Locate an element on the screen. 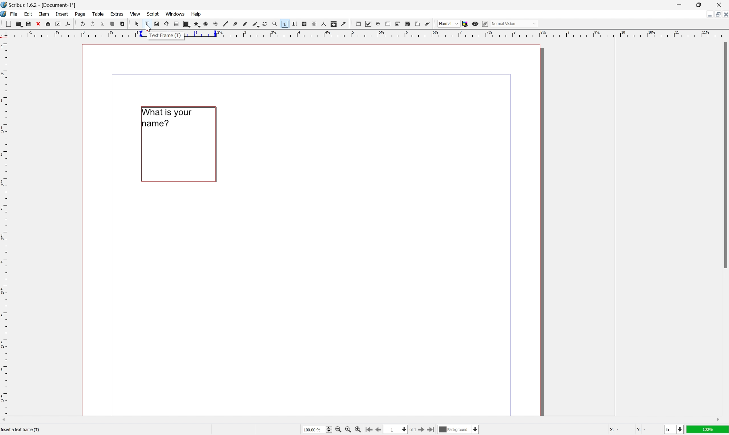 Image resolution: width=729 pixels, height=435 pixels. cursor is located at coordinates (136, 24).